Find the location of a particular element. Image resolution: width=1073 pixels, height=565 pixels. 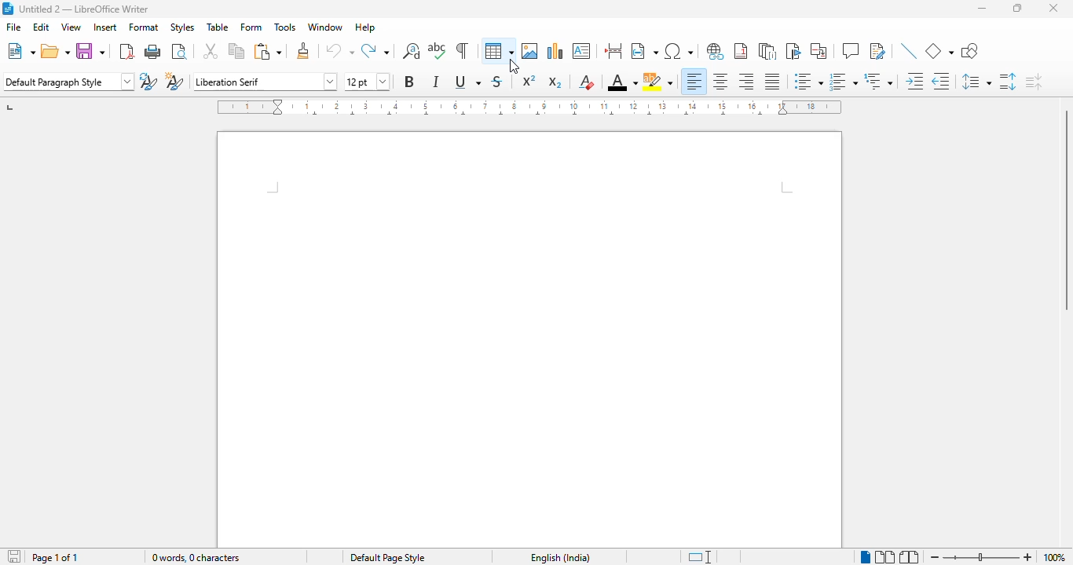

insert is located at coordinates (105, 27).